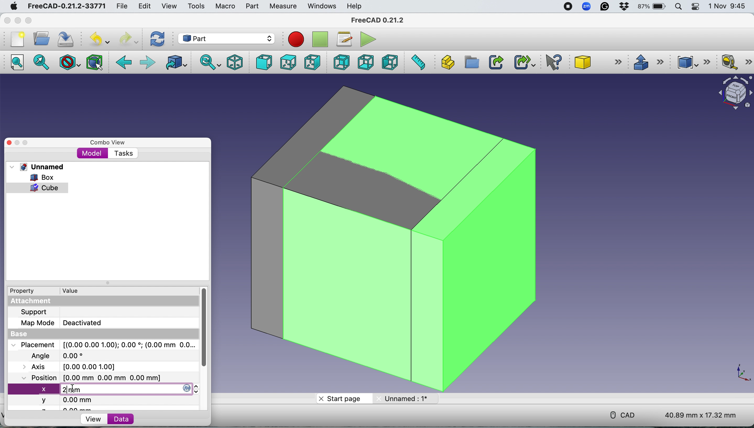 The width and height of the screenshot is (754, 428). What do you see at coordinates (366, 62) in the screenshot?
I see `Bottom` at bounding box center [366, 62].